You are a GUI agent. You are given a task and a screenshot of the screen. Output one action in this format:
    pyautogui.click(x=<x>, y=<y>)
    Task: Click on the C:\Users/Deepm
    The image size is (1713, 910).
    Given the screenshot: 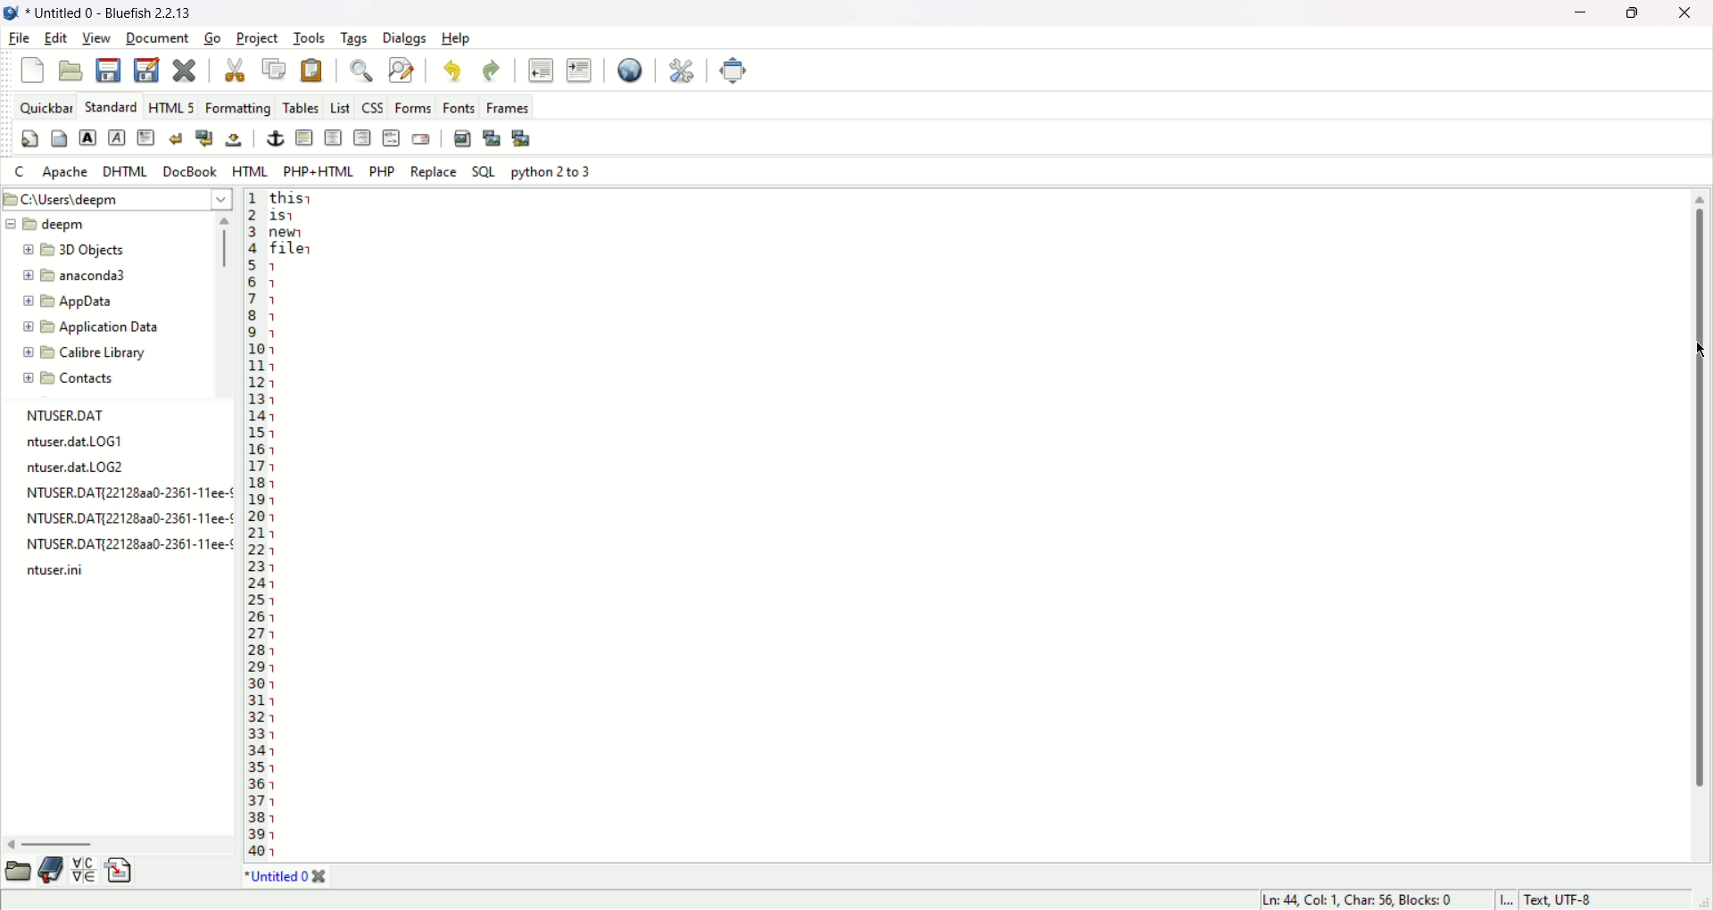 What is the action you would take?
    pyautogui.click(x=114, y=197)
    